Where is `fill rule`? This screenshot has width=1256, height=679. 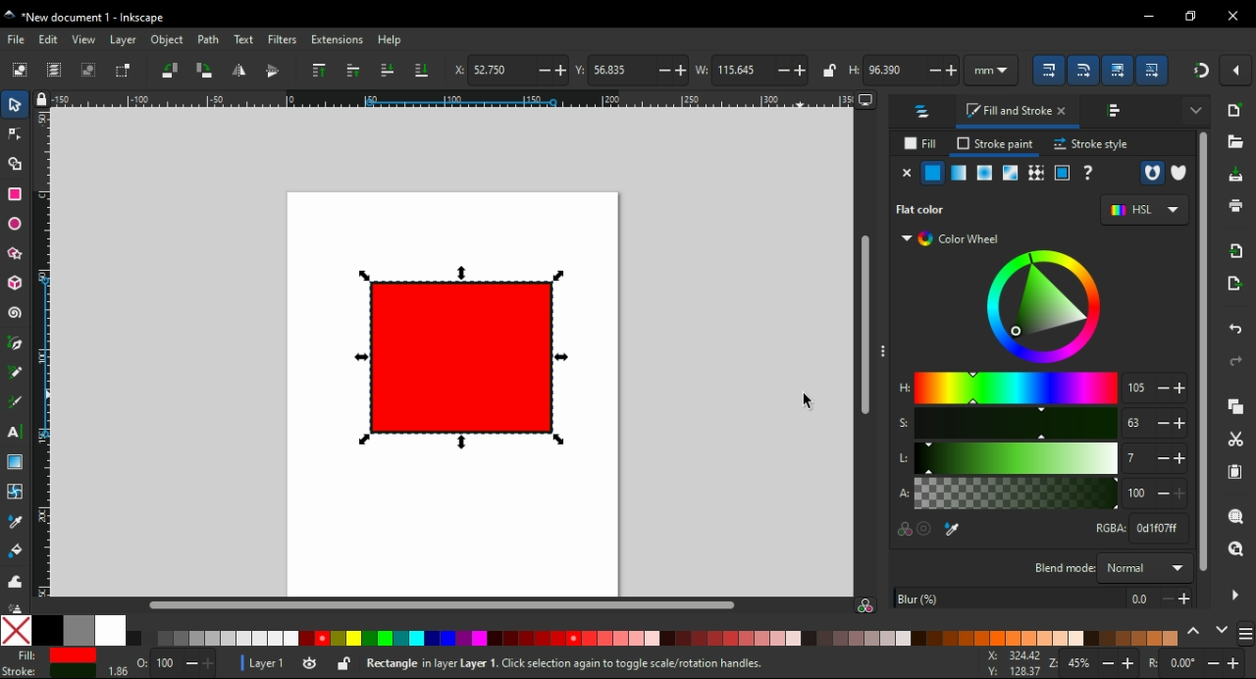 fill rule is located at coordinates (1151, 174).